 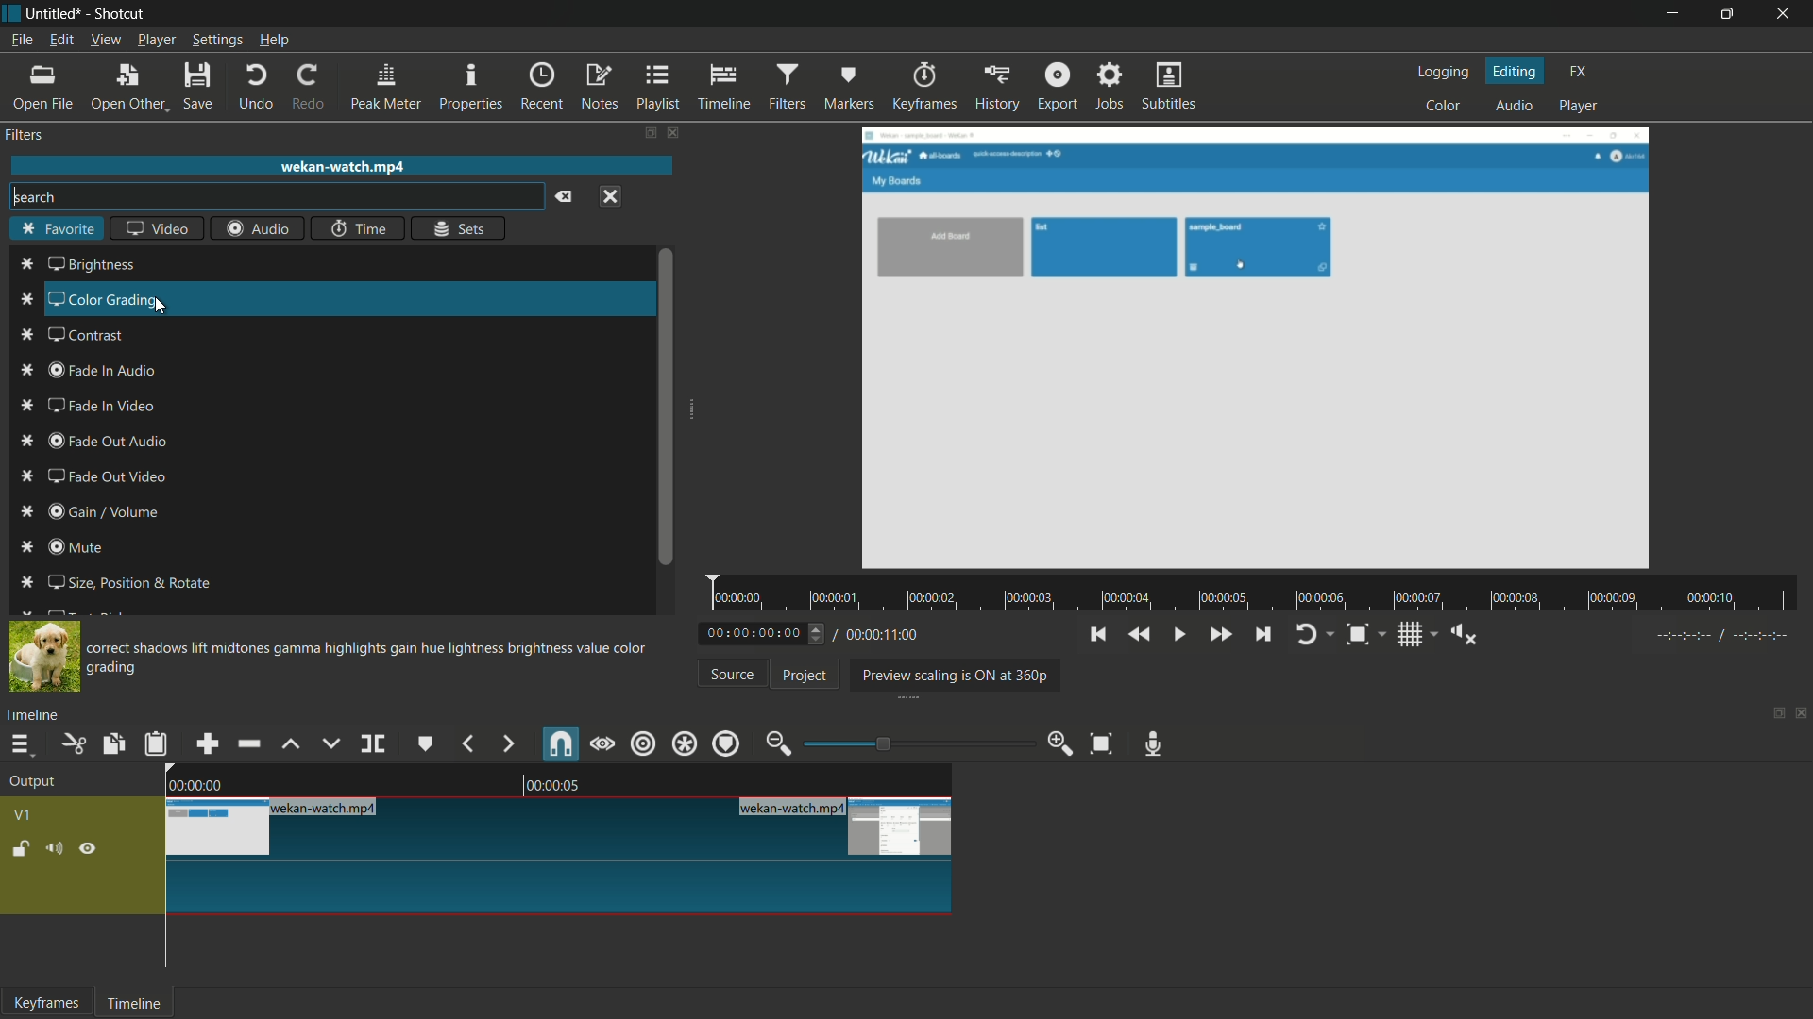 I want to click on scrub while dragging, so click(x=602, y=744).